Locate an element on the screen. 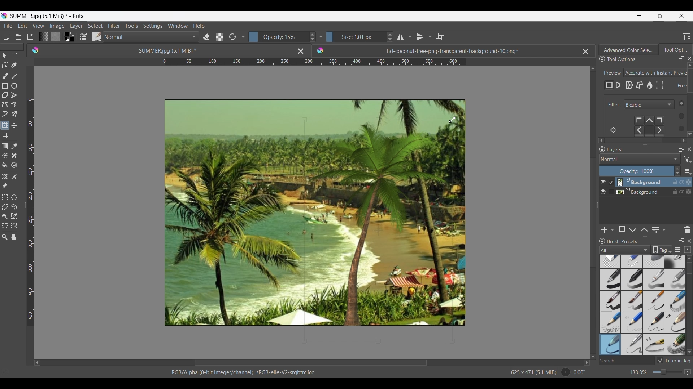  Show the tag box options is located at coordinates (662, 250).